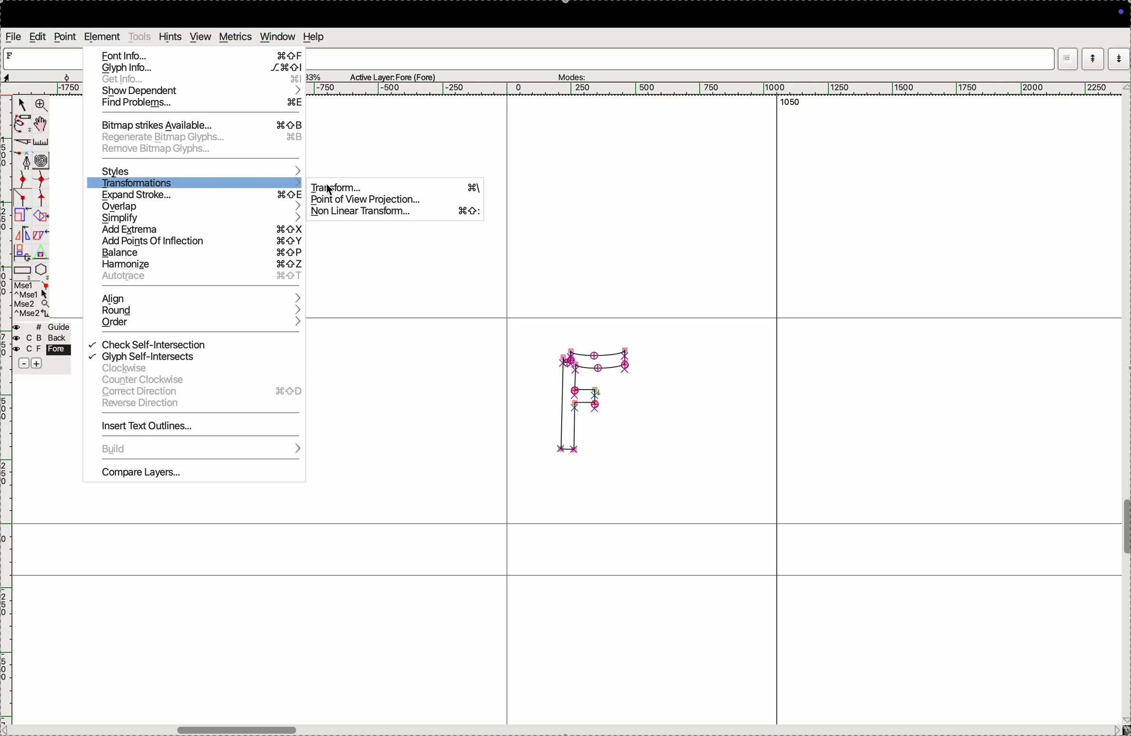  I want to click on horizontal scale, so click(710, 89).